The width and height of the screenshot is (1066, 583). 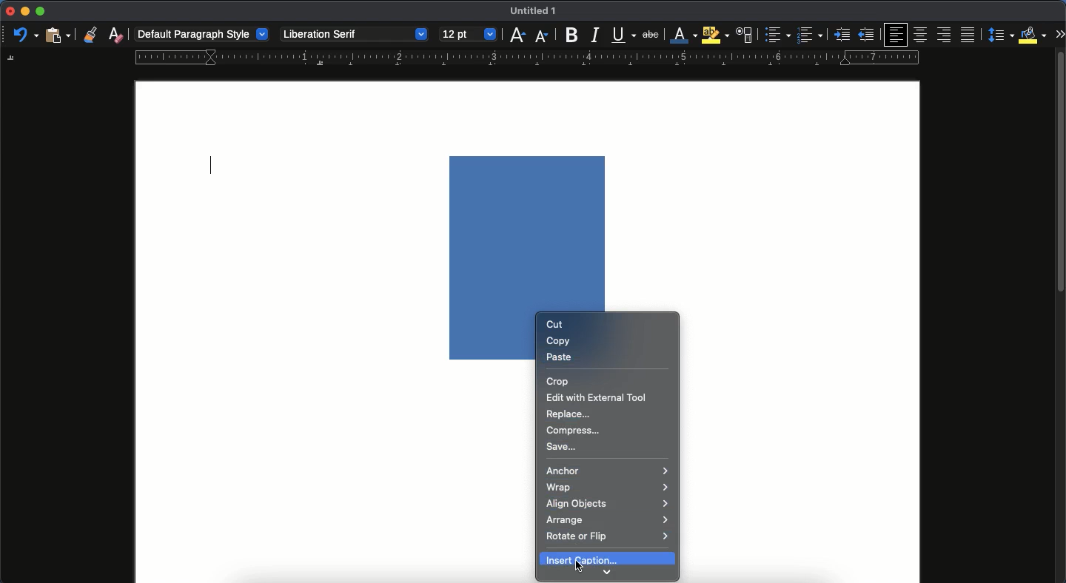 What do you see at coordinates (597, 397) in the screenshot?
I see `edit with external tool` at bounding box center [597, 397].